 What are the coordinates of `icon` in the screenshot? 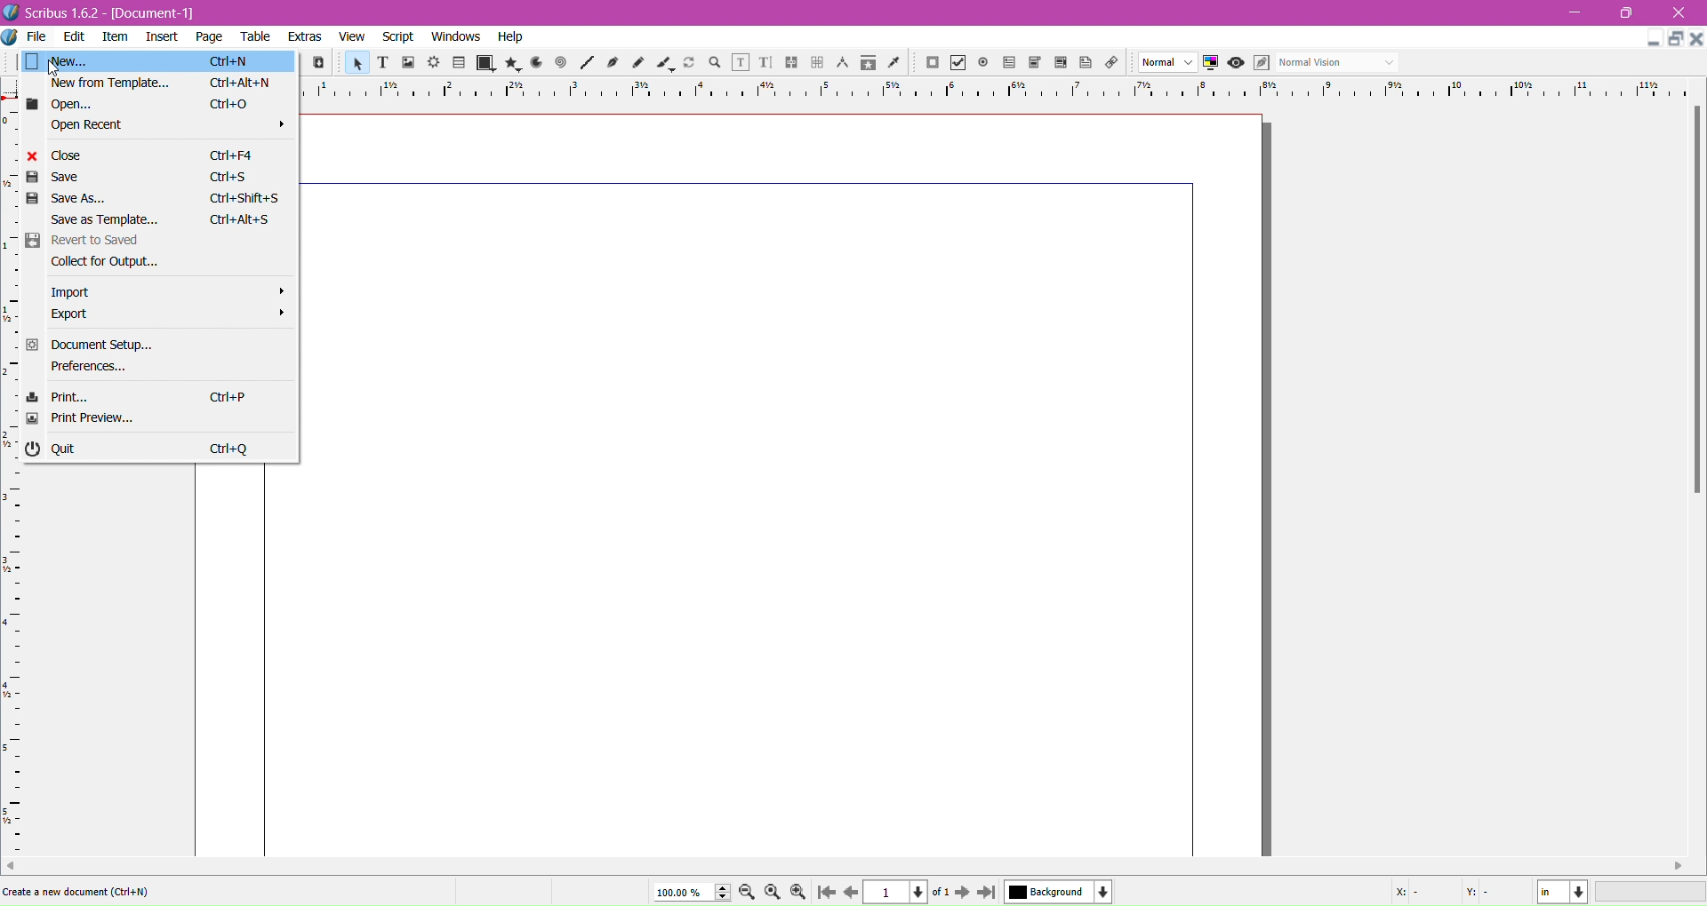 It's located at (585, 64).